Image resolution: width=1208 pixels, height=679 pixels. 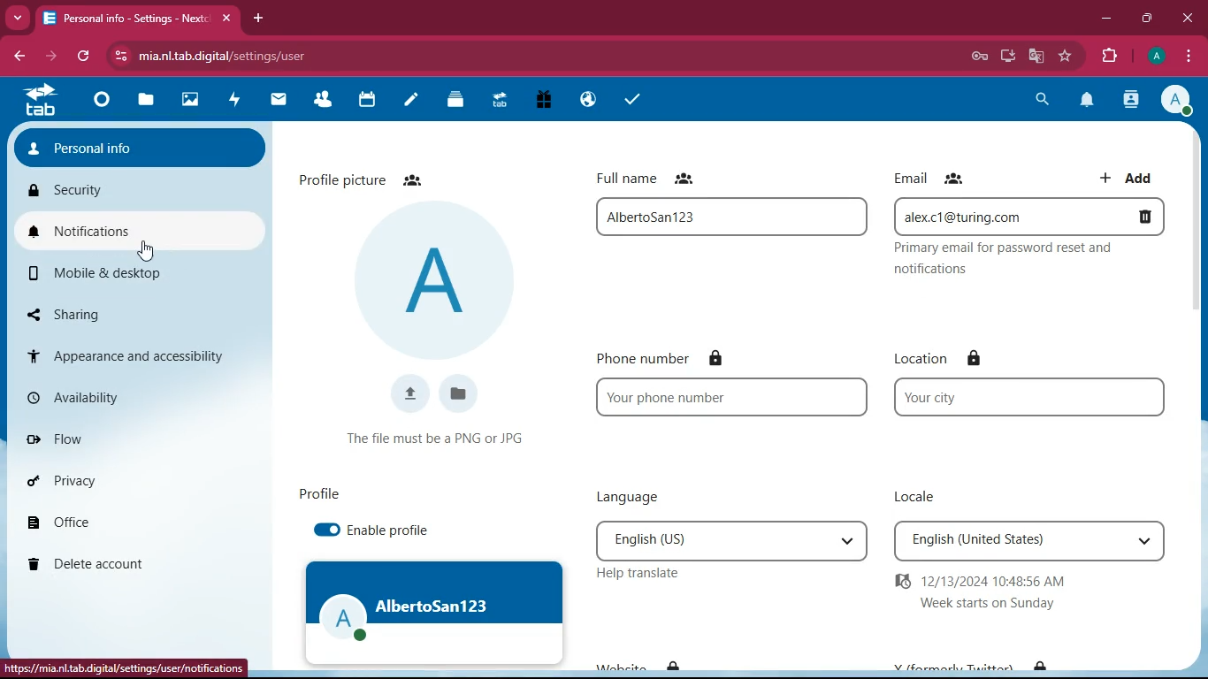 What do you see at coordinates (1145, 19) in the screenshot?
I see `maximize` at bounding box center [1145, 19].